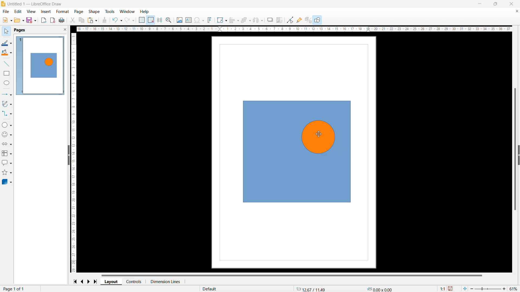 This screenshot has height=292, width=520. Describe the element at coordinates (46, 12) in the screenshot. I see `insert` at that location.